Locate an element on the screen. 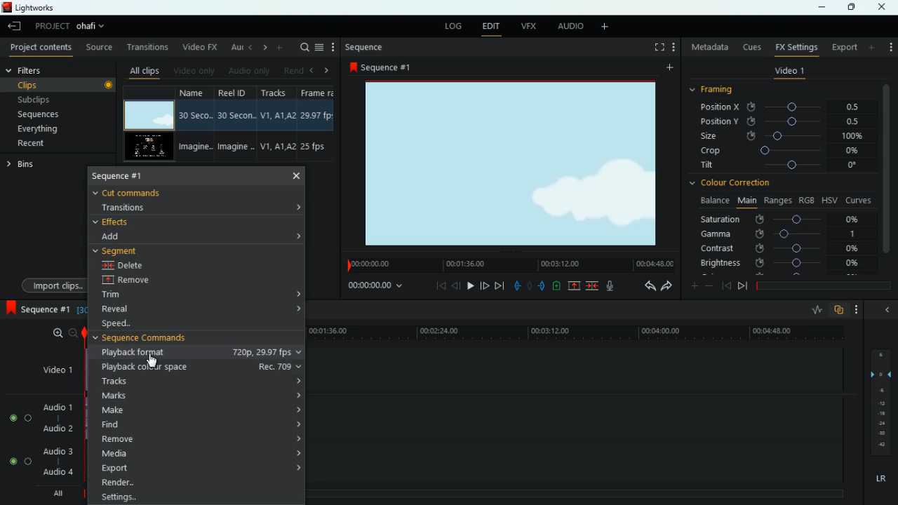 This screenshot has width=898, height=505. screen is located at coordinates (515, 165).